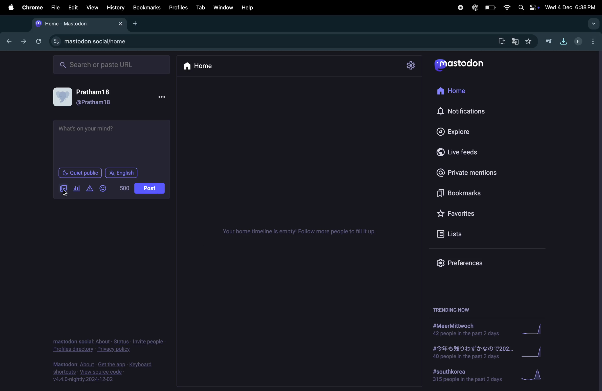 Image resolution: width=602 pixels, height=391 pixels. What do you see at coordinates (10, 7) in the screenshot?
I see `apple menu` at bounding box center [10, 7].